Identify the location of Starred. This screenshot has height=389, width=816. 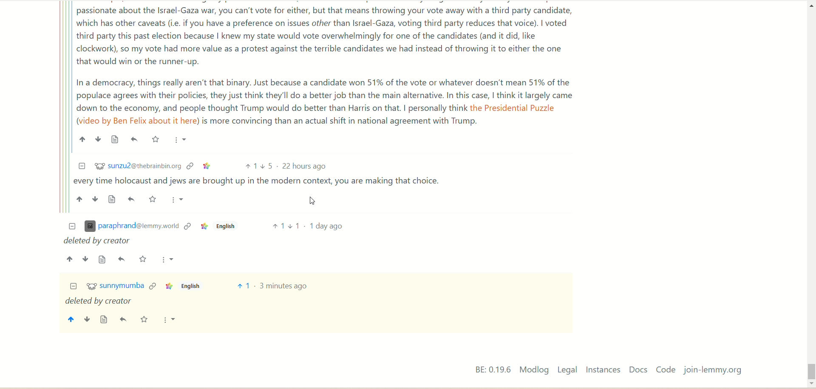
(155, 139).